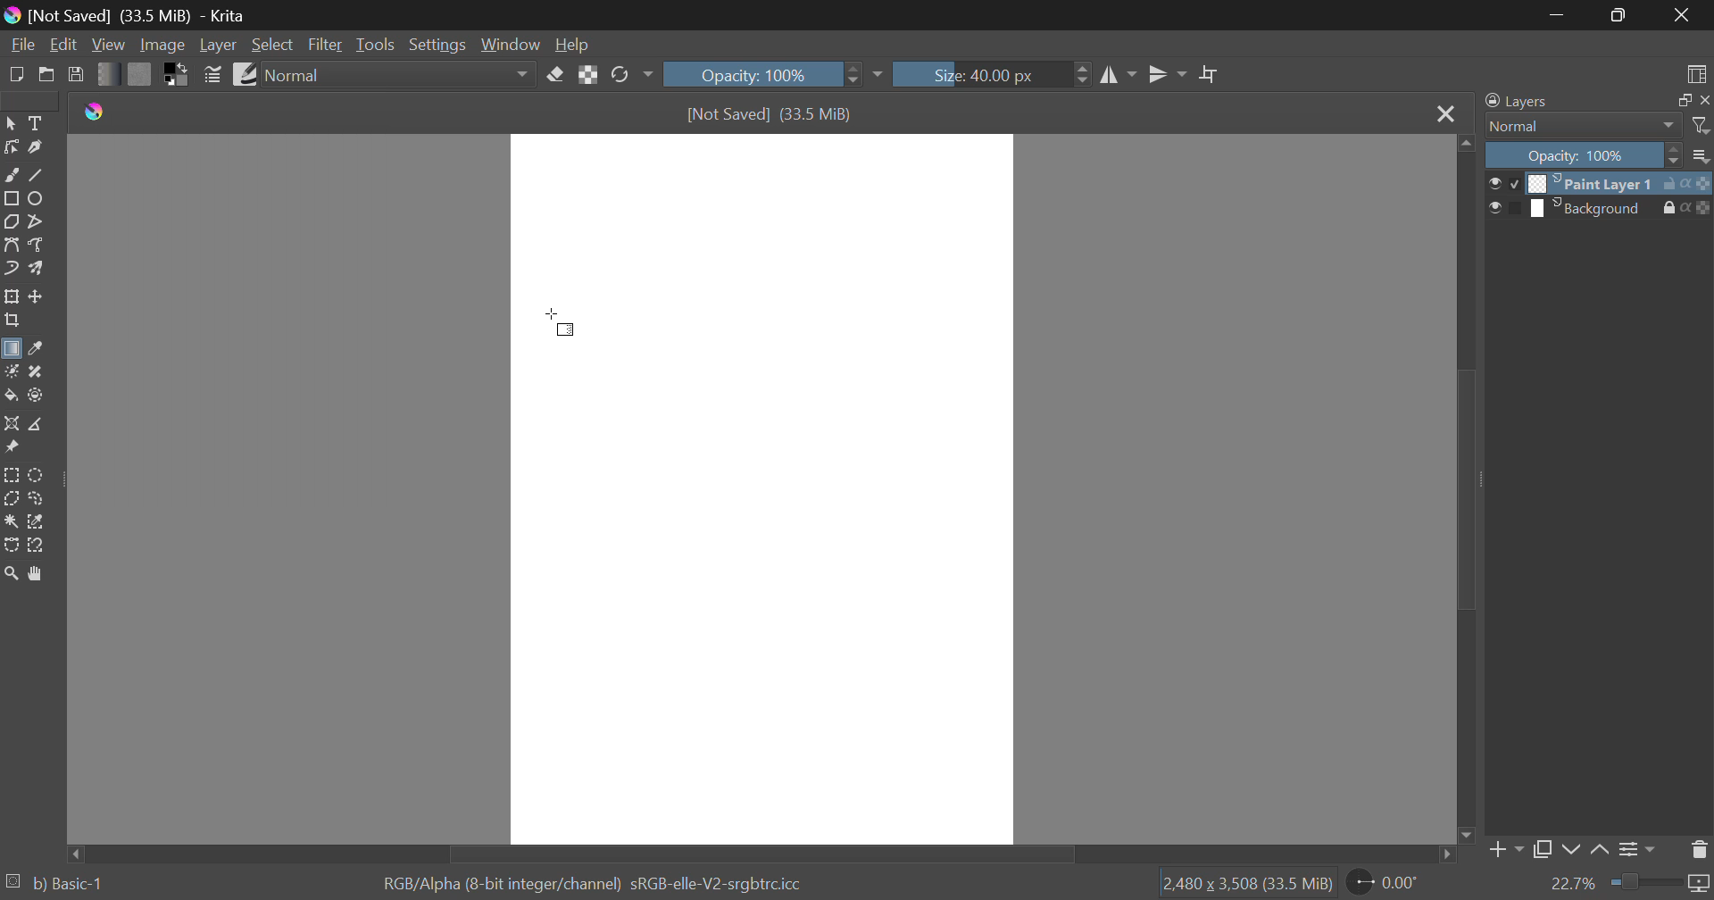 Image resolution: width=1714 pixels, height=900 pixels. Describe the element at coordinates (37, 498) in the screenshot. I see `Freehand Selection` at that location.